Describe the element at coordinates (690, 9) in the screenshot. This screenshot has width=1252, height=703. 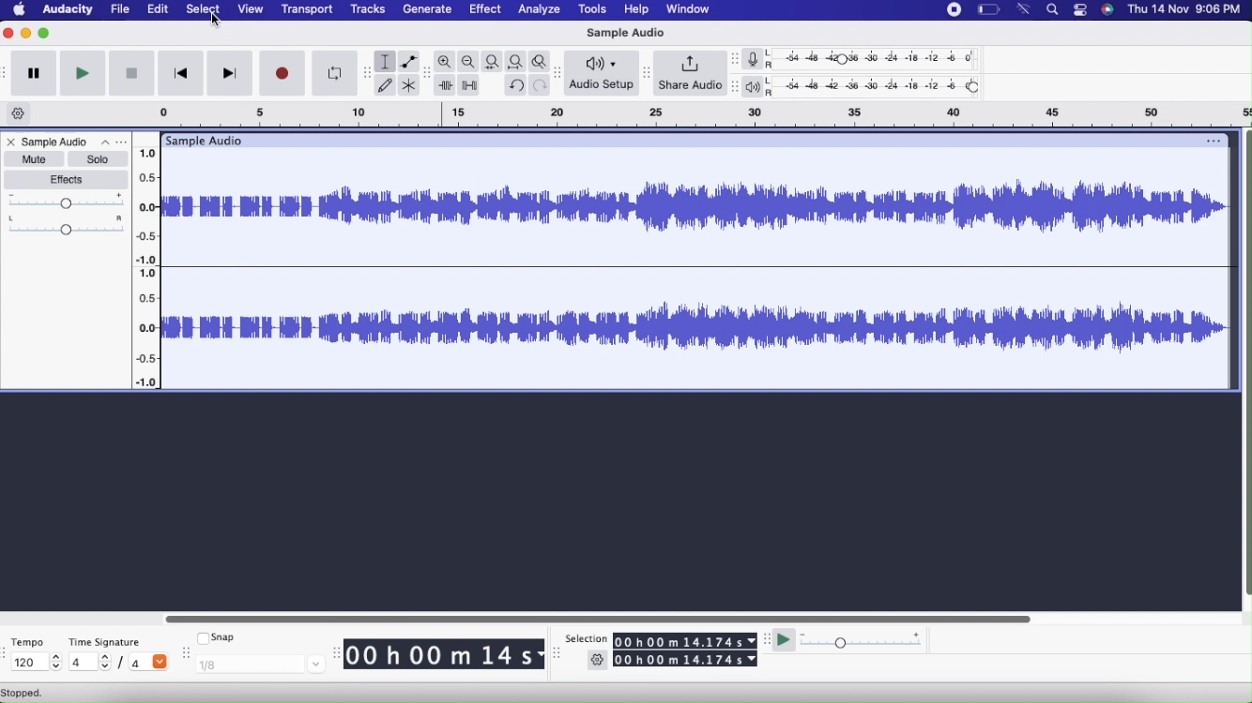
I see `Window` at that location.